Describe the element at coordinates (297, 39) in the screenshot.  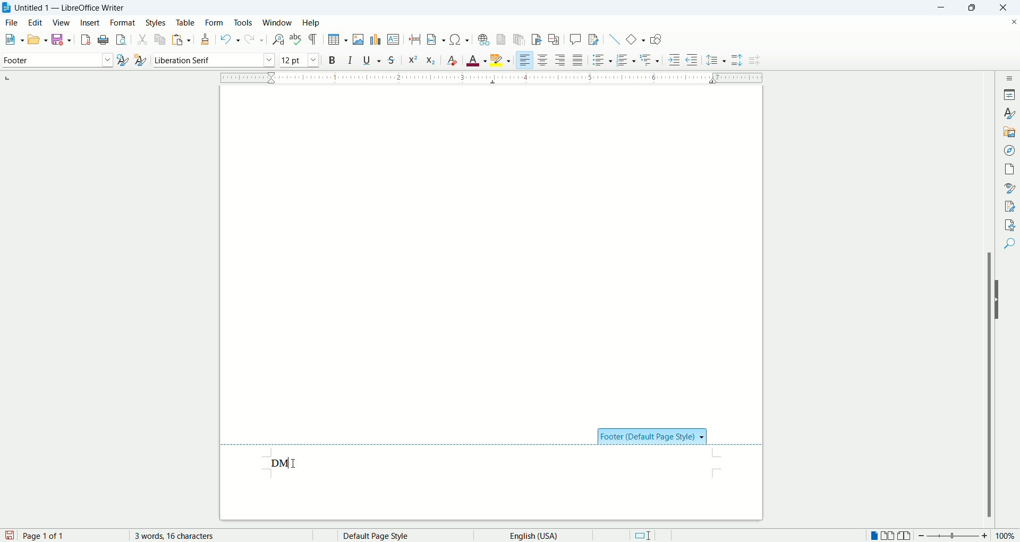
I see `spell check` at that location.